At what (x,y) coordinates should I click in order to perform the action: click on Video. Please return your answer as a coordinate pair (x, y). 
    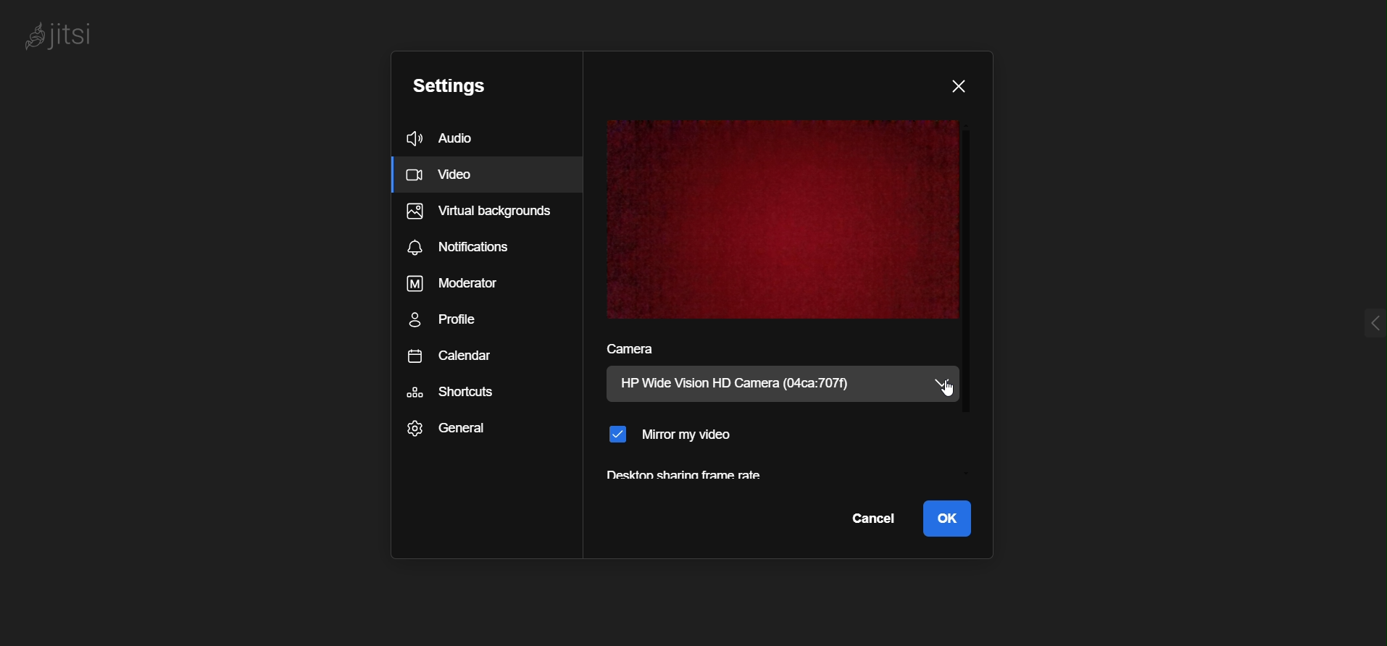
    Looking at the image, I should click on (489, 175).